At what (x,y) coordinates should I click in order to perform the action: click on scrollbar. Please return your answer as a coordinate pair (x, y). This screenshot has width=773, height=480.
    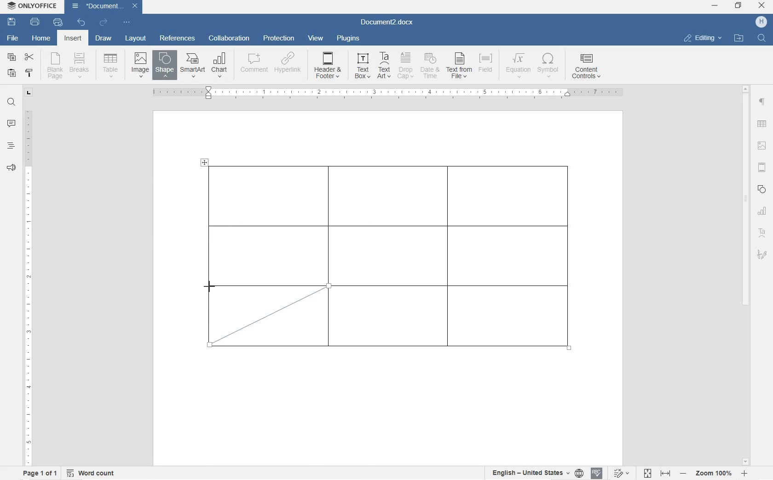
    Looking at the image, I should click on (746, 274).